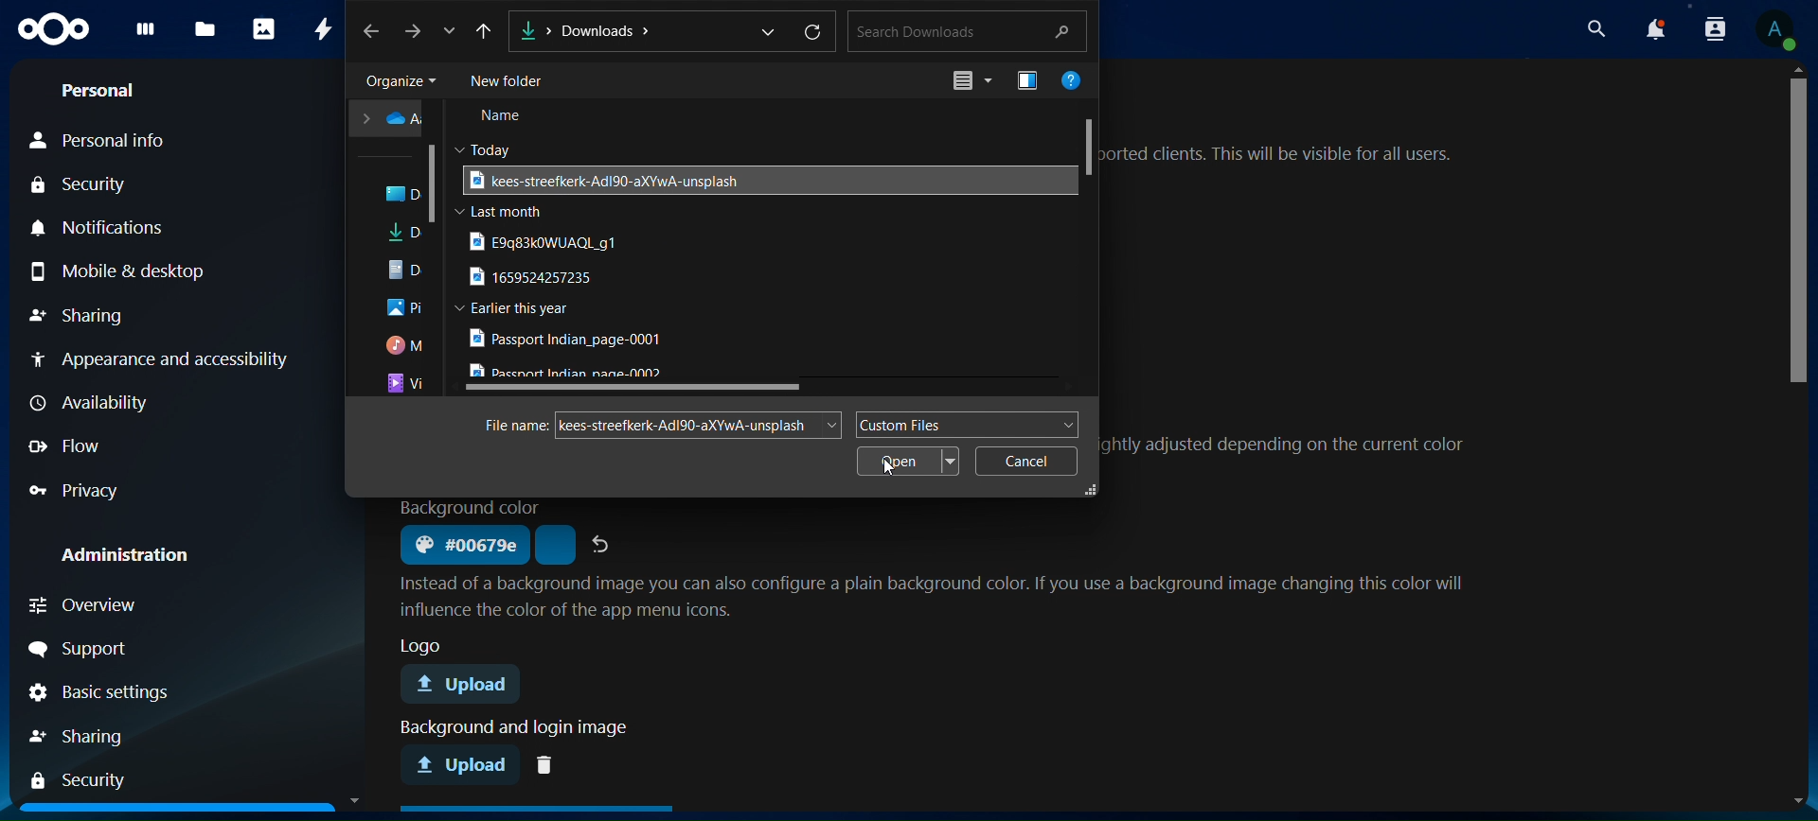 This screenshot has width=1818, height=821. What do you see at coordinates (965, 424) in the screenshot?
I see `custom files` at bounding box center [965, 424].